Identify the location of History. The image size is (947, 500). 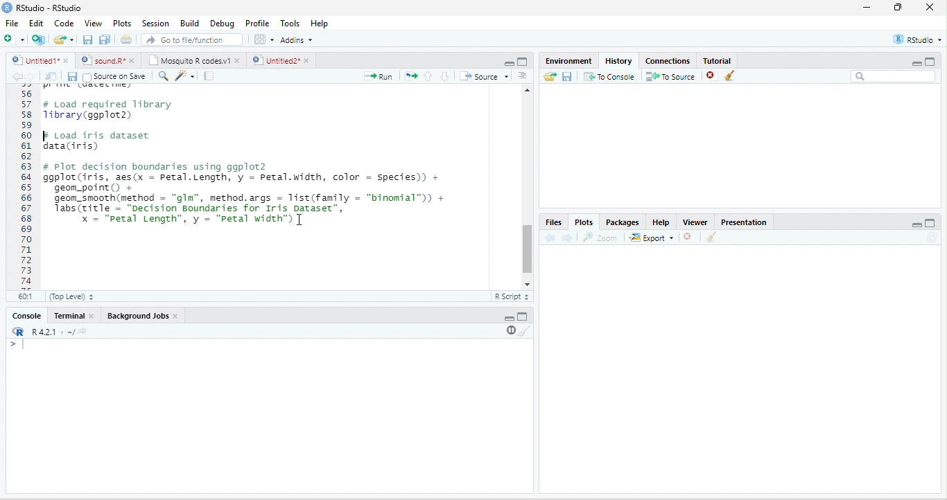
(618, 61).